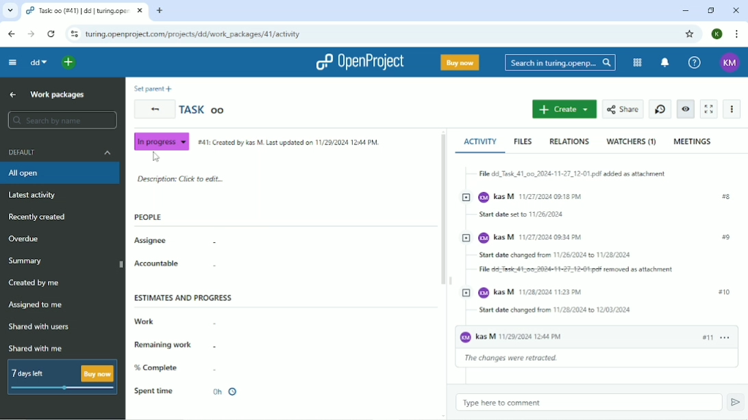 The height and width of the screenshot is (420, 748). Describe the element at coordinates (634, 142) in the screenshot. I see `Watchers` at that location.